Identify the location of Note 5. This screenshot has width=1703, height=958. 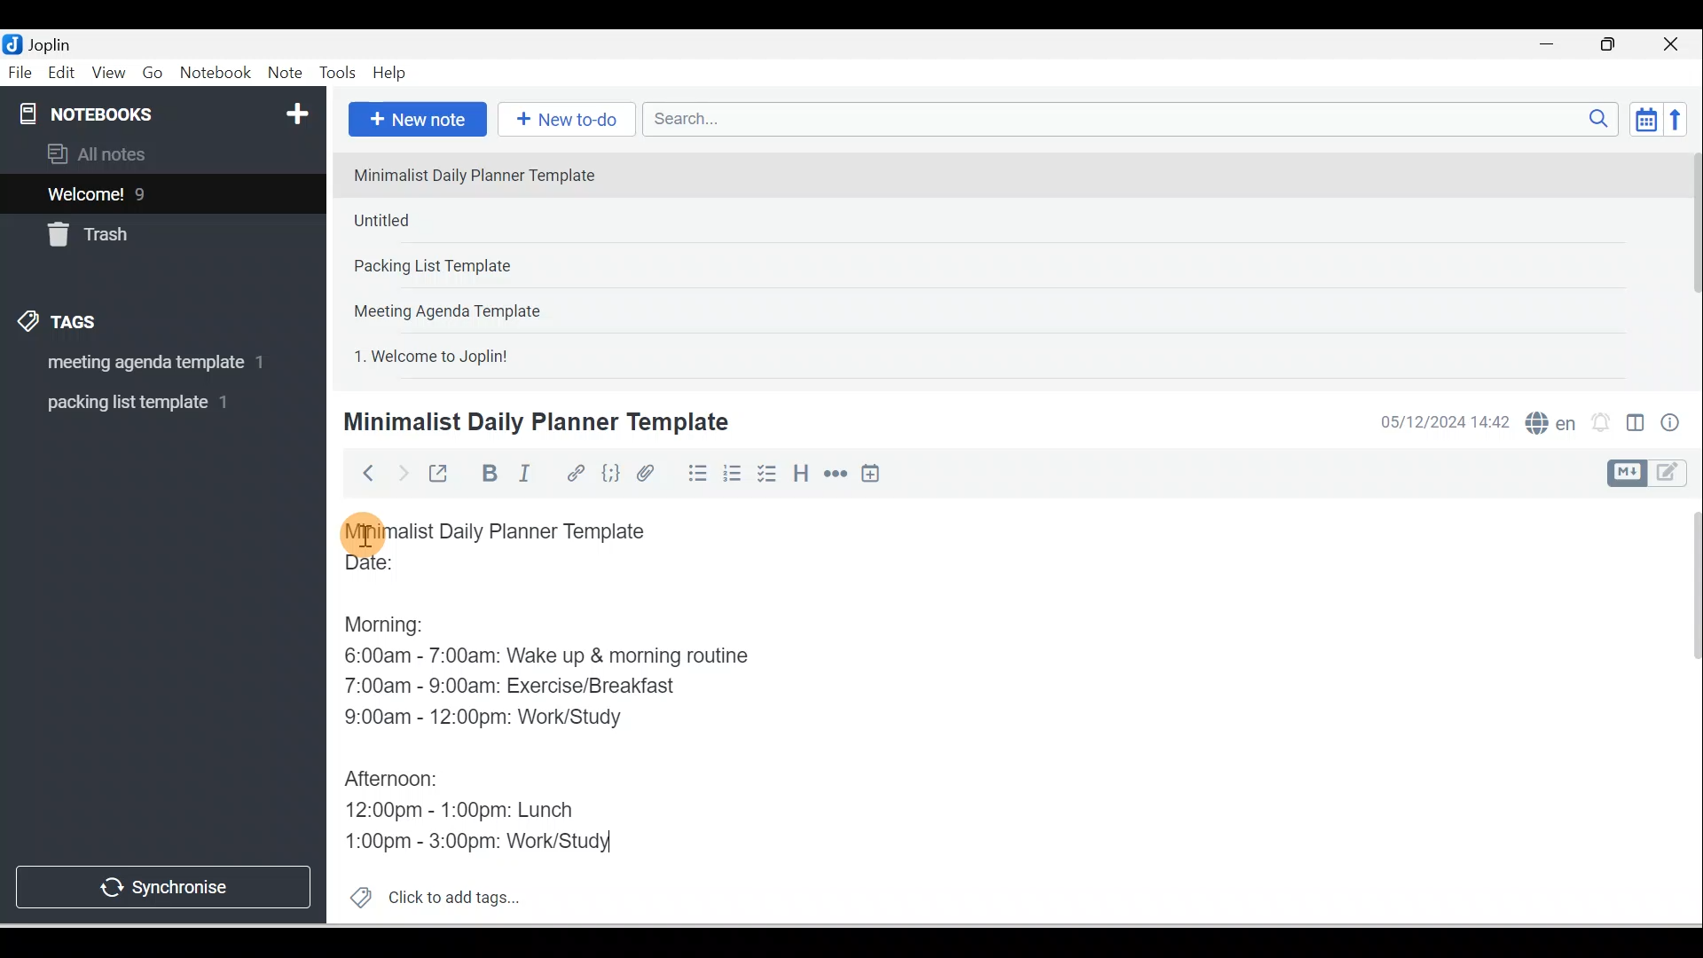
(496, 354).